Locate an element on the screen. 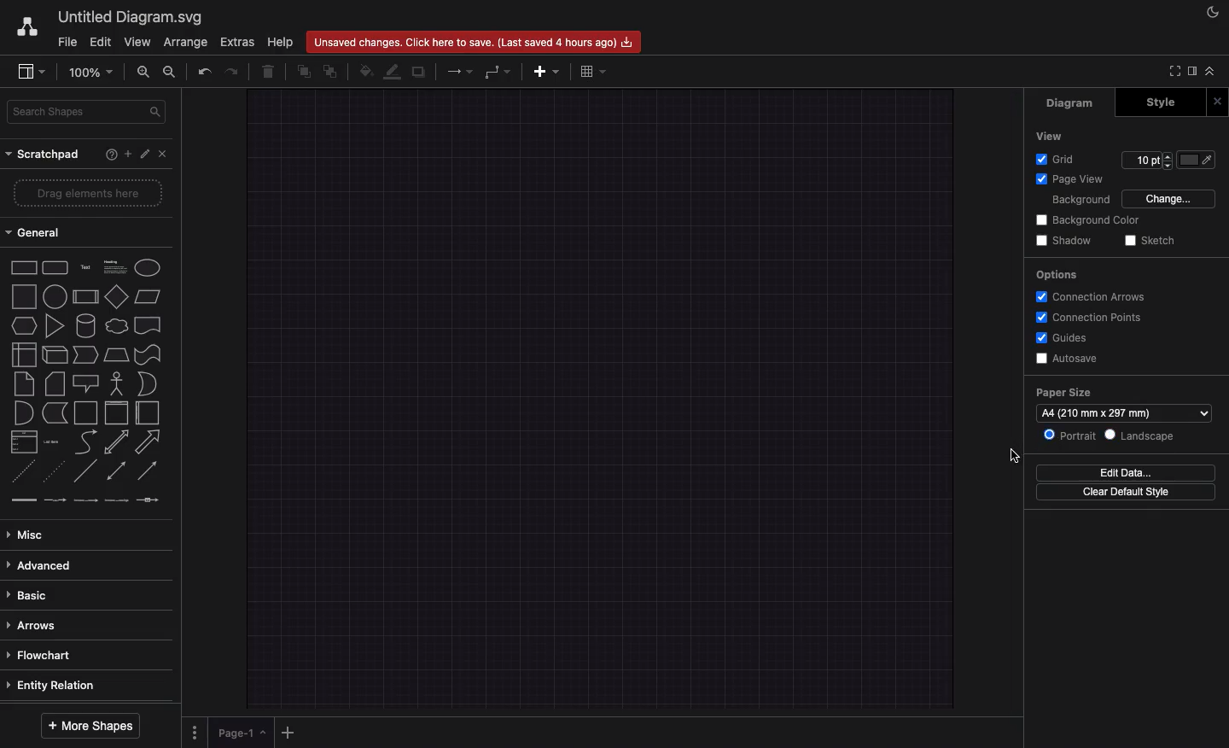  Fill color is located at coordinates (1200, 165).